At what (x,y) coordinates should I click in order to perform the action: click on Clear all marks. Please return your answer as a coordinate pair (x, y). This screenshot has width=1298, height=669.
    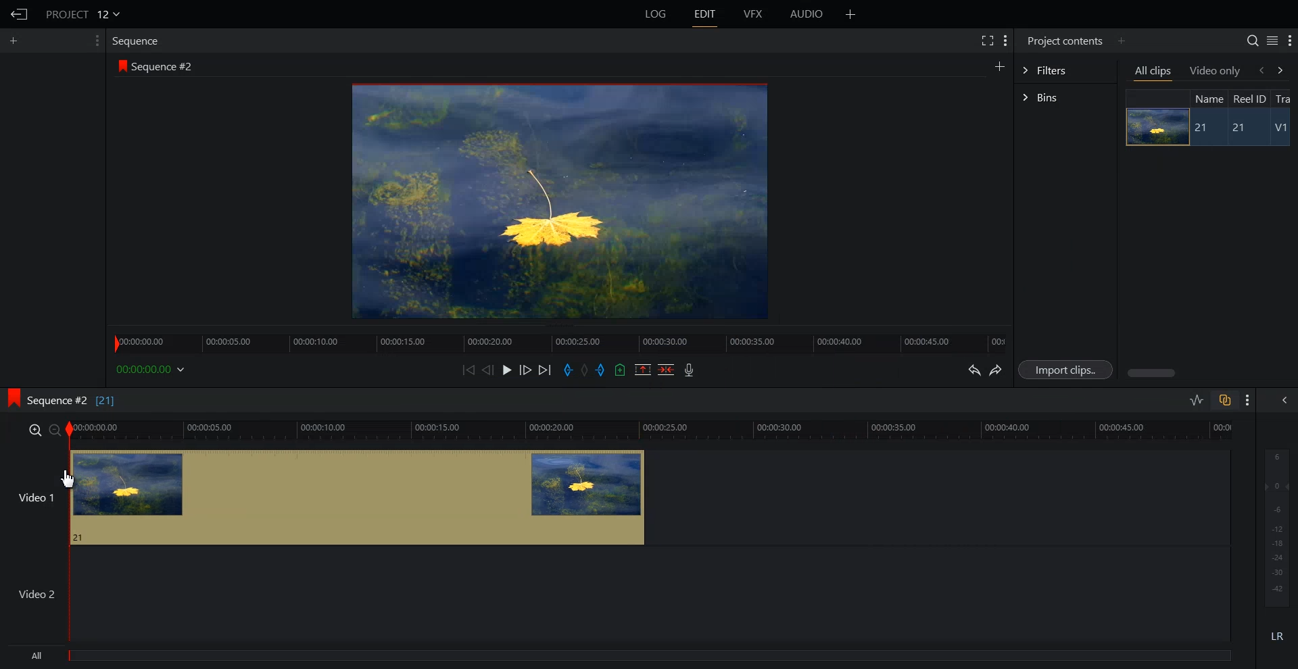
    Looking at the image, I should click on (585, 370).